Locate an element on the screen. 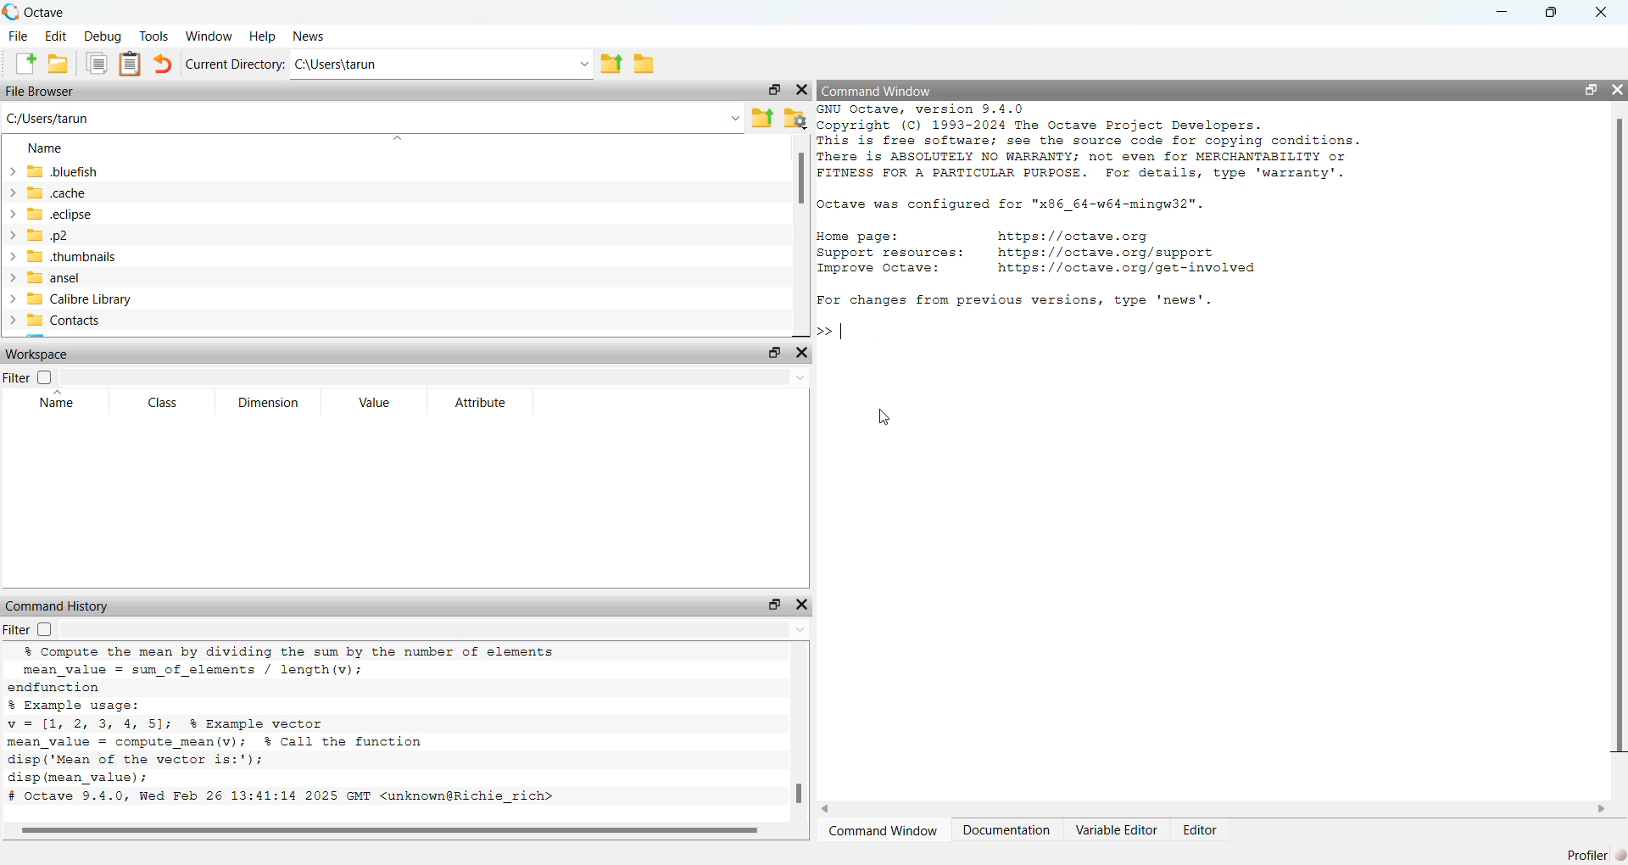 The image size is (1628, 865). minimise is located at coordinates (1503, 9).